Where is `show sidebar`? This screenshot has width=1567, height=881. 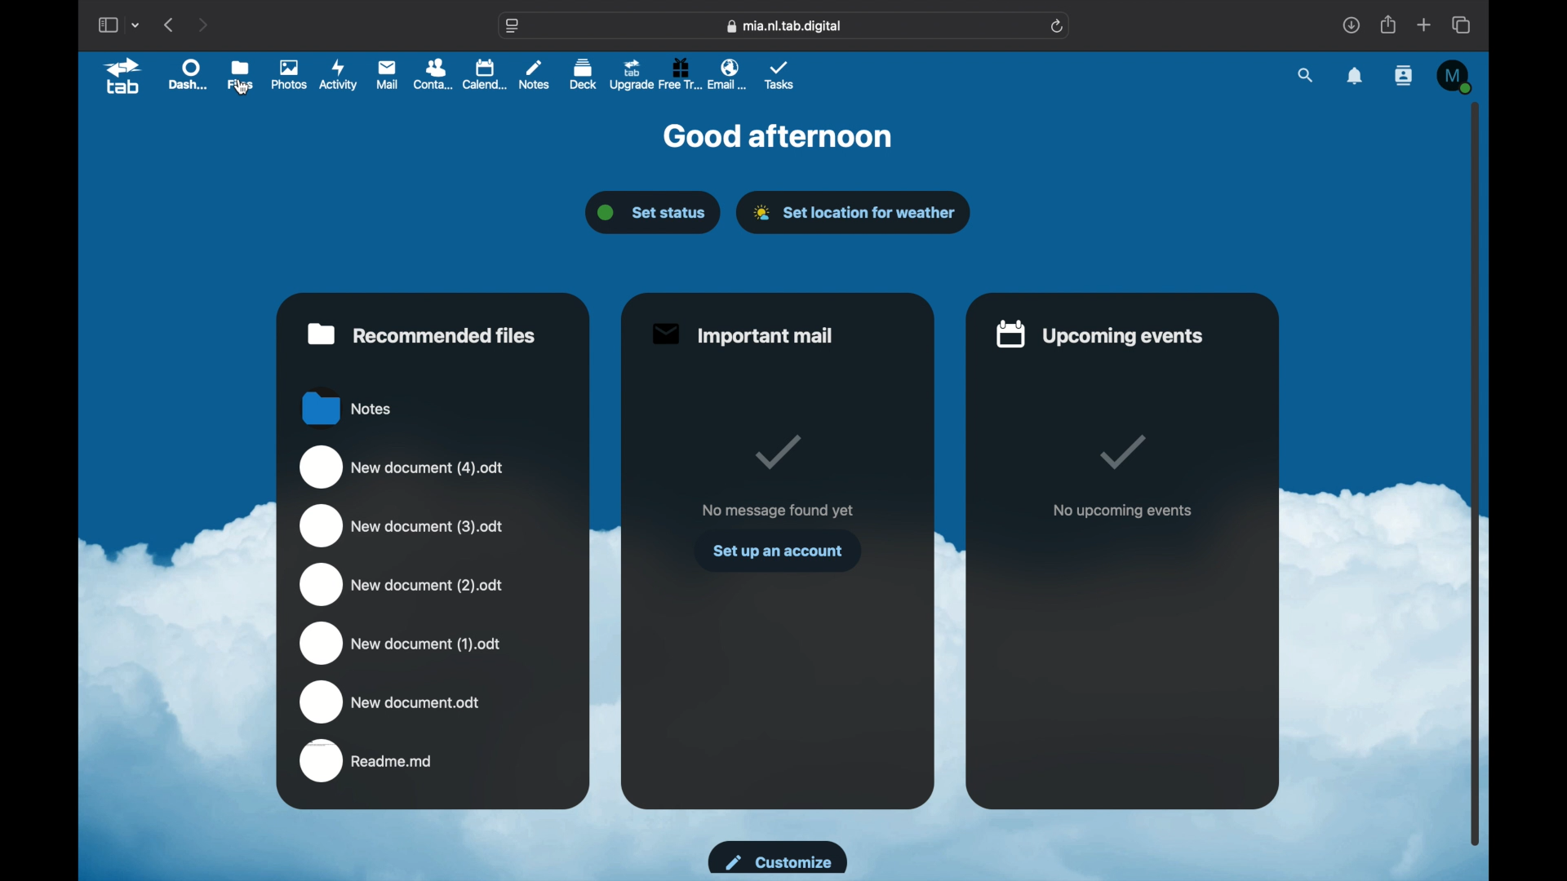 show sidebar is located at coordinates (106, 24).